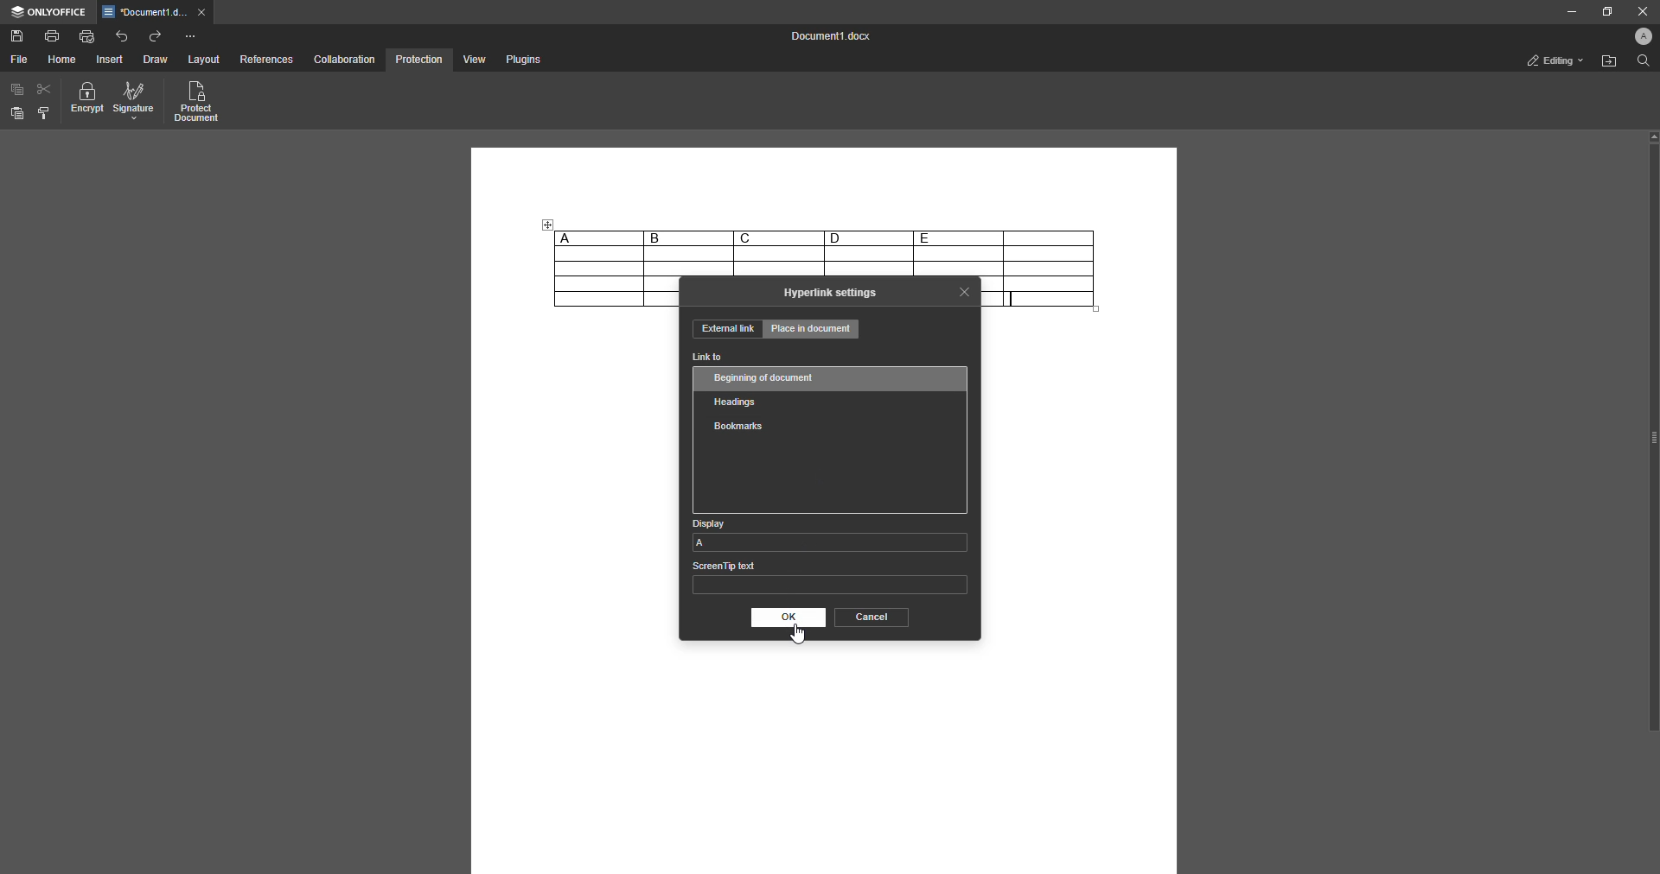 The height and width of the screenshot is (874, 1660). What do you see at coordinates (958, 237) in the screenshot?
I see `E` at bounding box center [958, 237].